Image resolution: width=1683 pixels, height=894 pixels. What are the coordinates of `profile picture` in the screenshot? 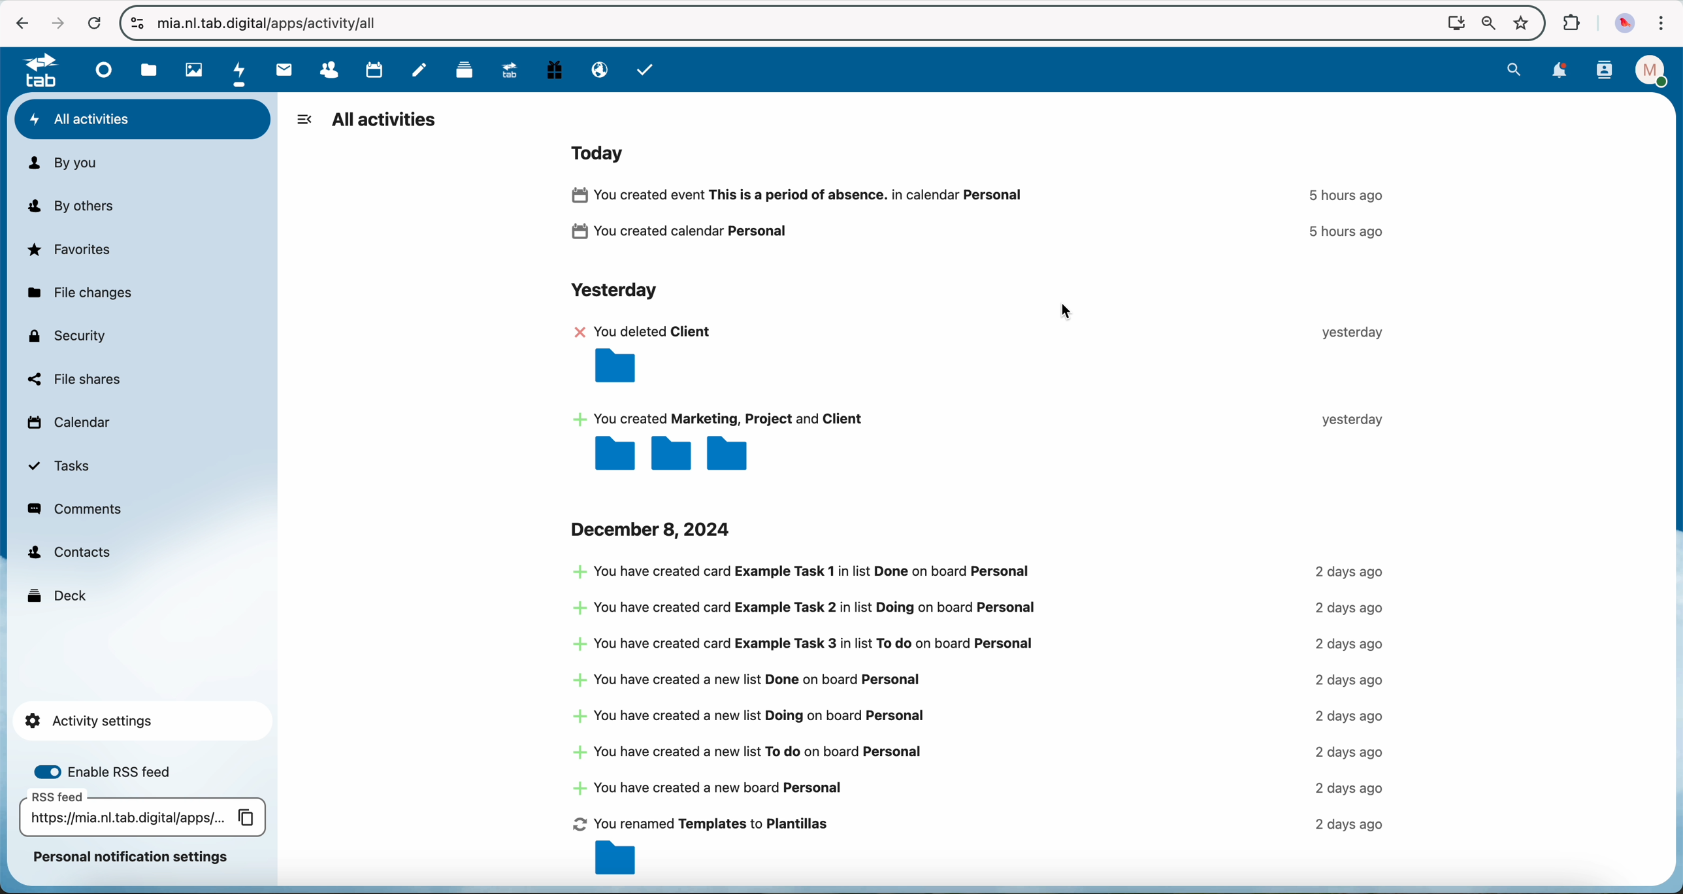 It's located at (1626, 24).